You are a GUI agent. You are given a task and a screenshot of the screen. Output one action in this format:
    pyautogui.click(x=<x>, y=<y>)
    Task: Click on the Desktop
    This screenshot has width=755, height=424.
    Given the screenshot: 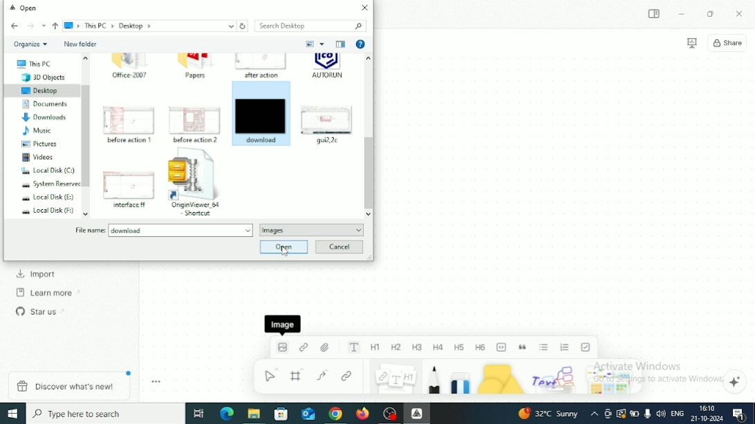 What is the action you would take?
    pyautogui.click(x=42, y=91)
    